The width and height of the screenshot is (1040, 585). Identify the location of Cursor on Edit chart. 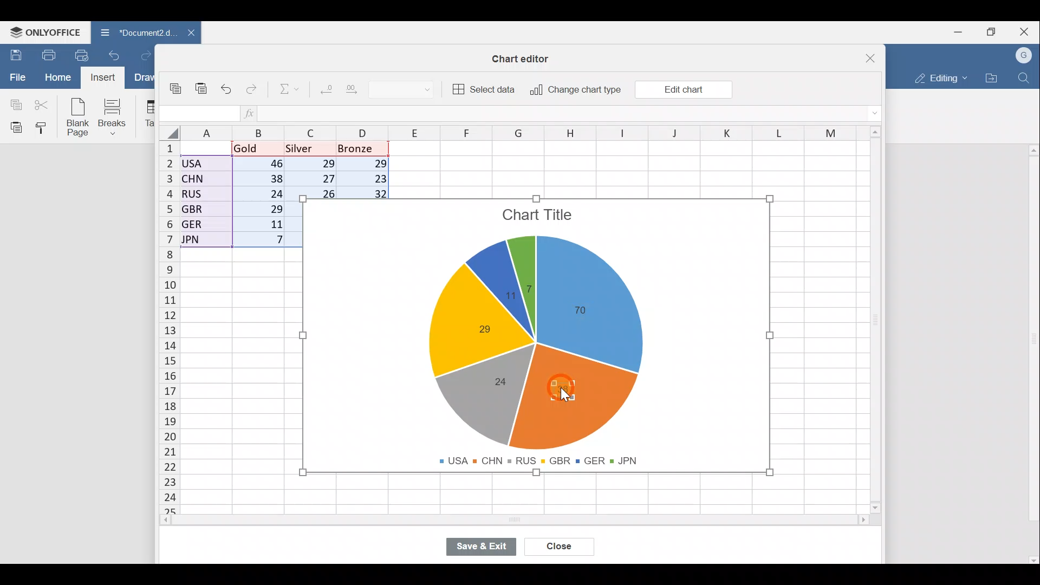
(690, 91).